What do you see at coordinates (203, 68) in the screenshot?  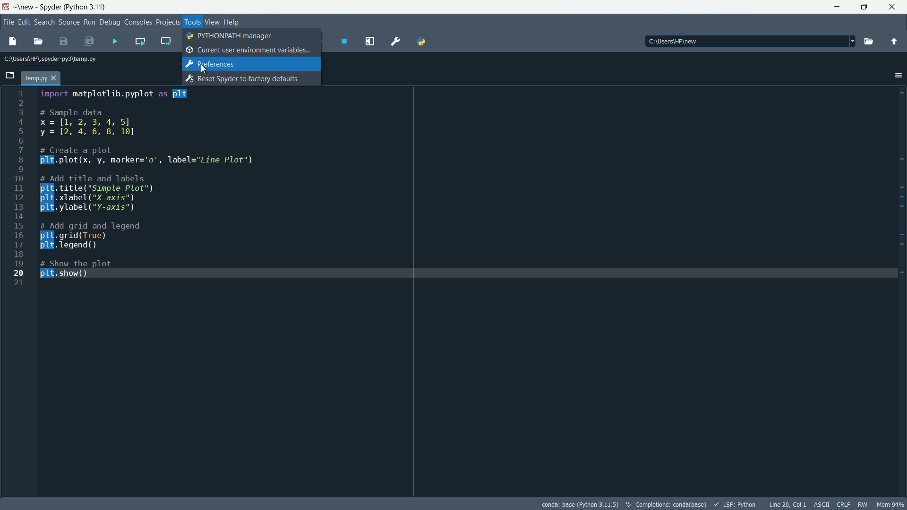 I see `cursor` at bounding box center [203, 68].